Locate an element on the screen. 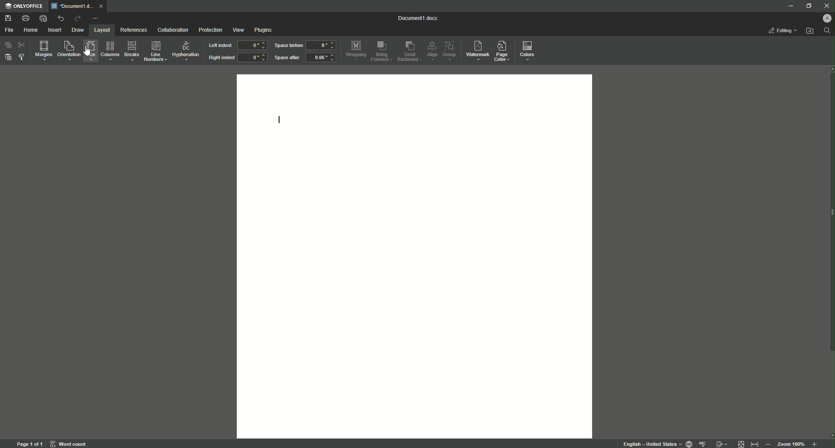 The width and height of the screenshot is (835, 448). Line Numbers is located at coordinates (155, 52).